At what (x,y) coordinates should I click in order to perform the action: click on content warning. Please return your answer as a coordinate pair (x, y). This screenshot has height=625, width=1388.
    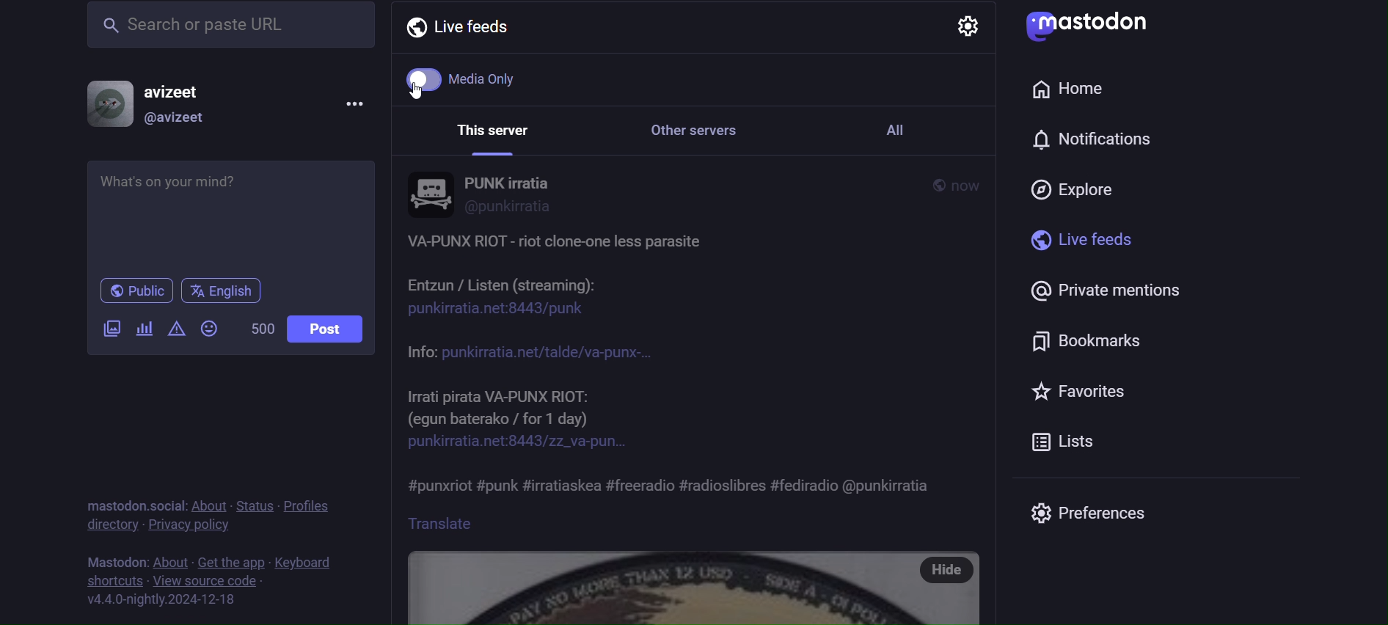
    Looking at the image, I should click on (178, 332).